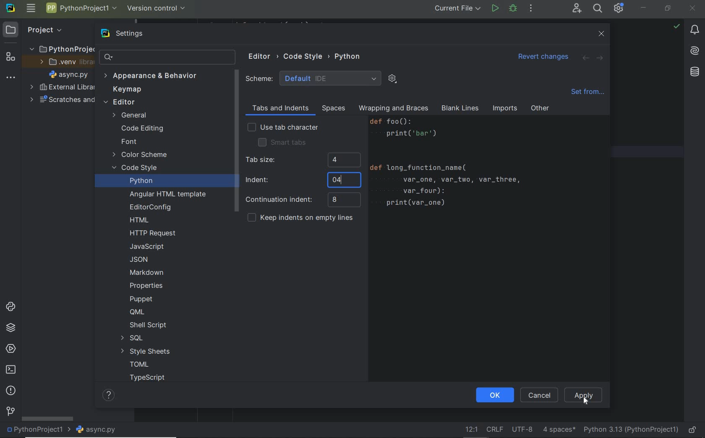 This screenshot has height=438, width=705. What do you see at coordinates (131, 338) in the screenshot?
I see `SQL` at bounding box center [131, 338].